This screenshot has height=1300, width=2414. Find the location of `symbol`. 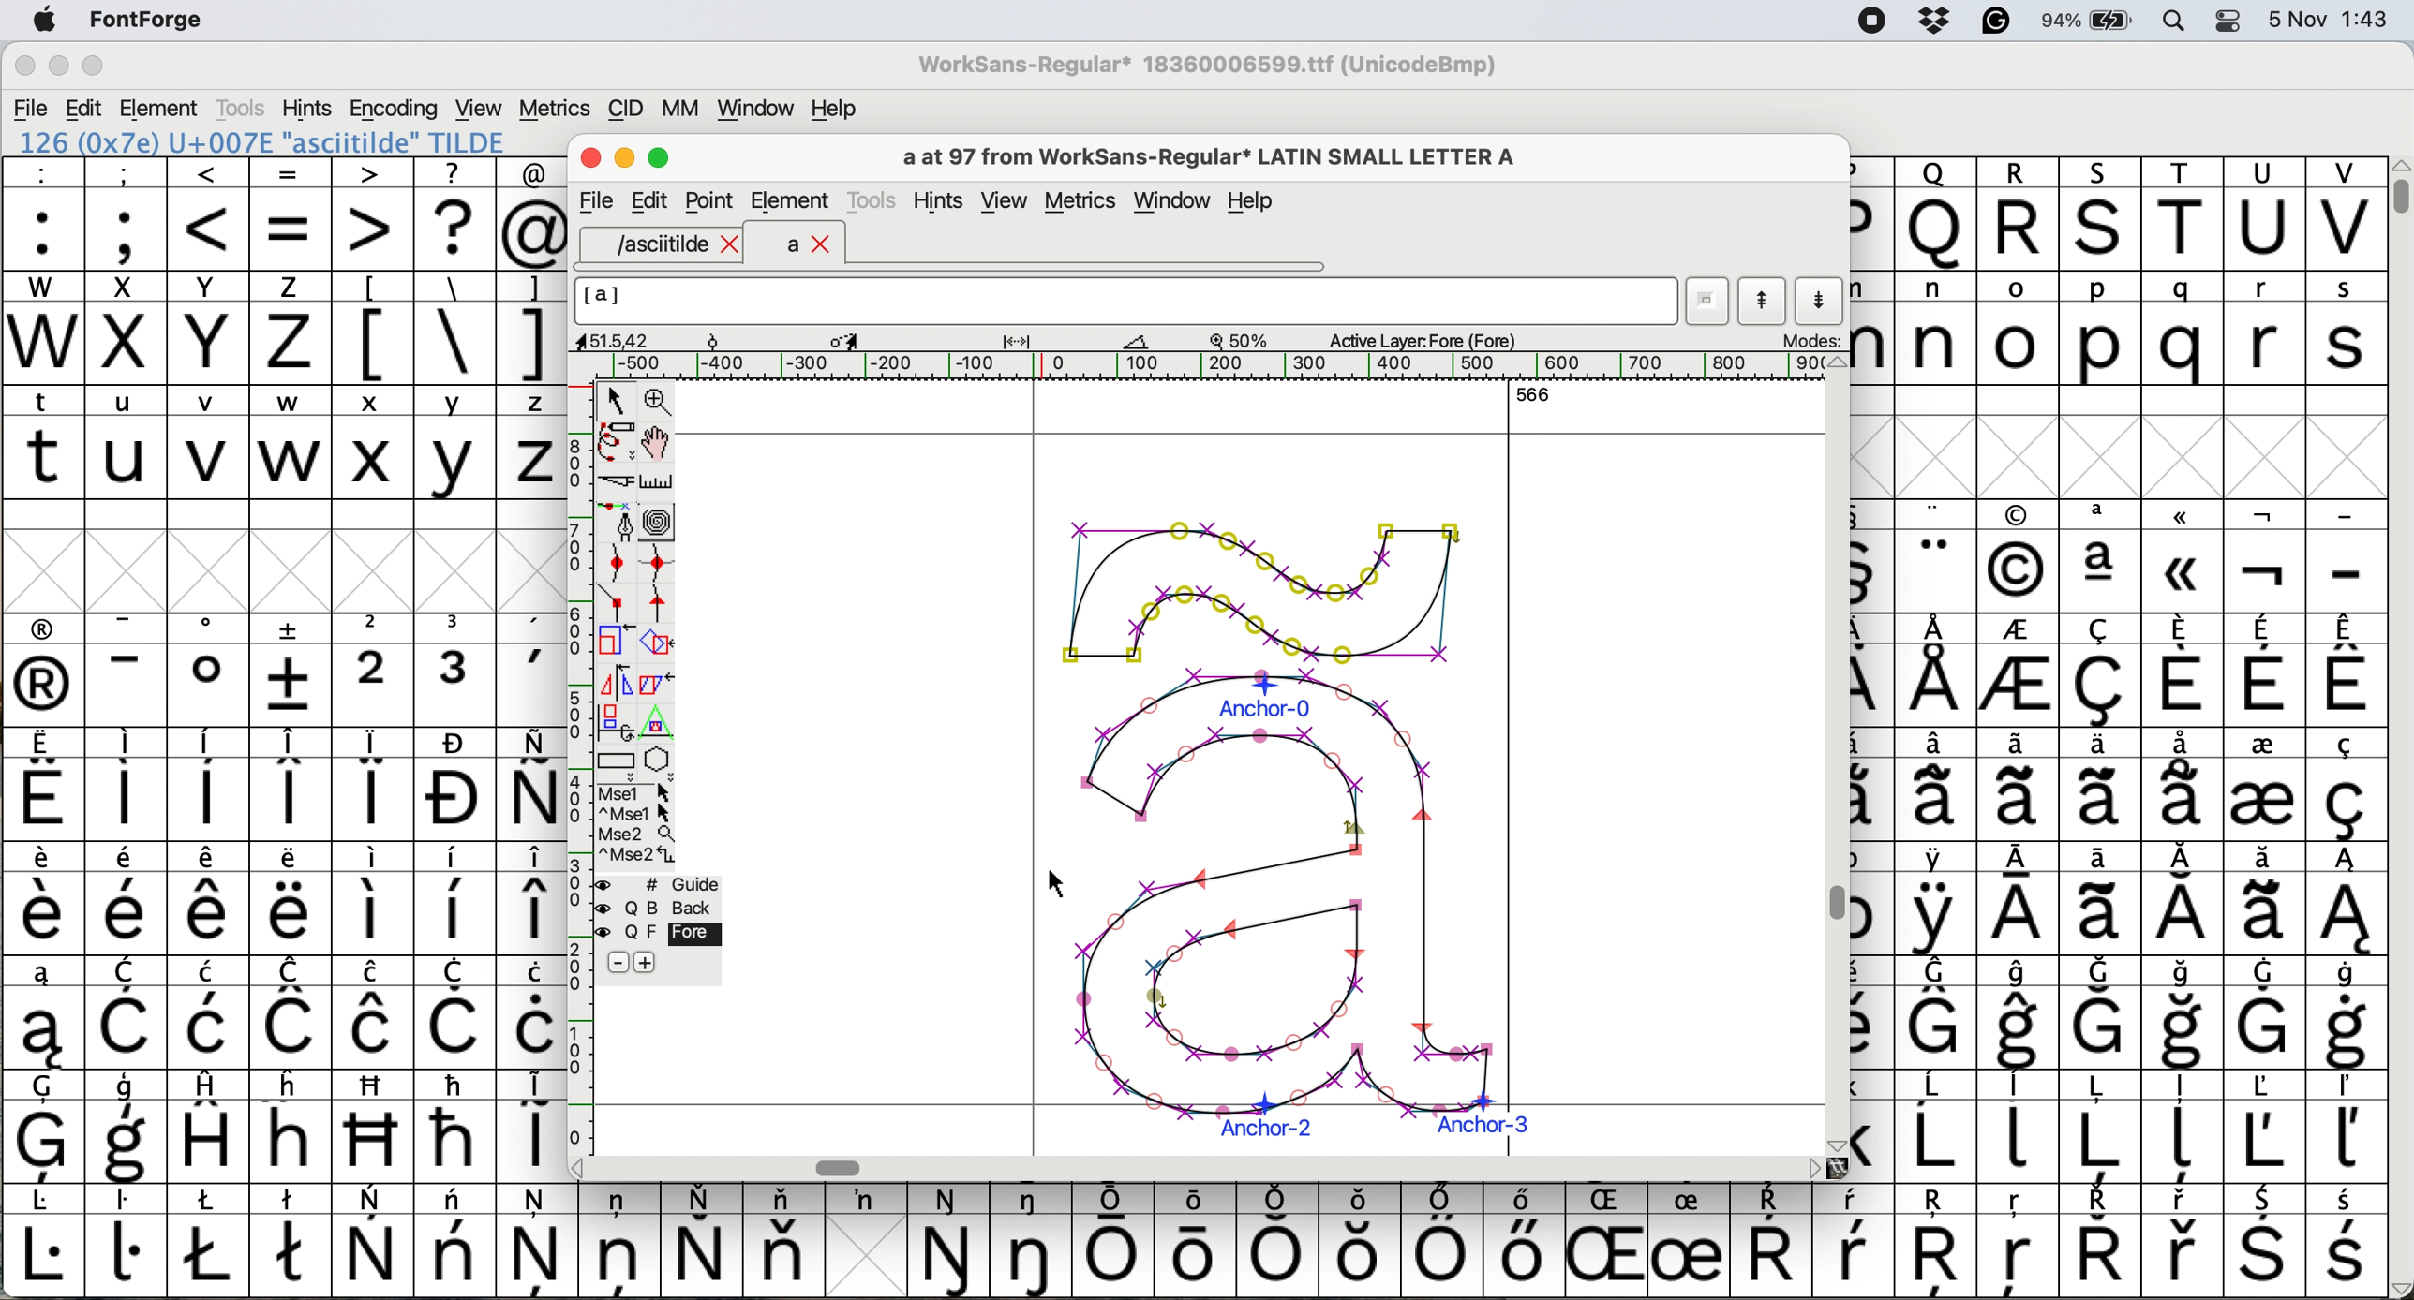

symbol is located at coordinates (532, 671).